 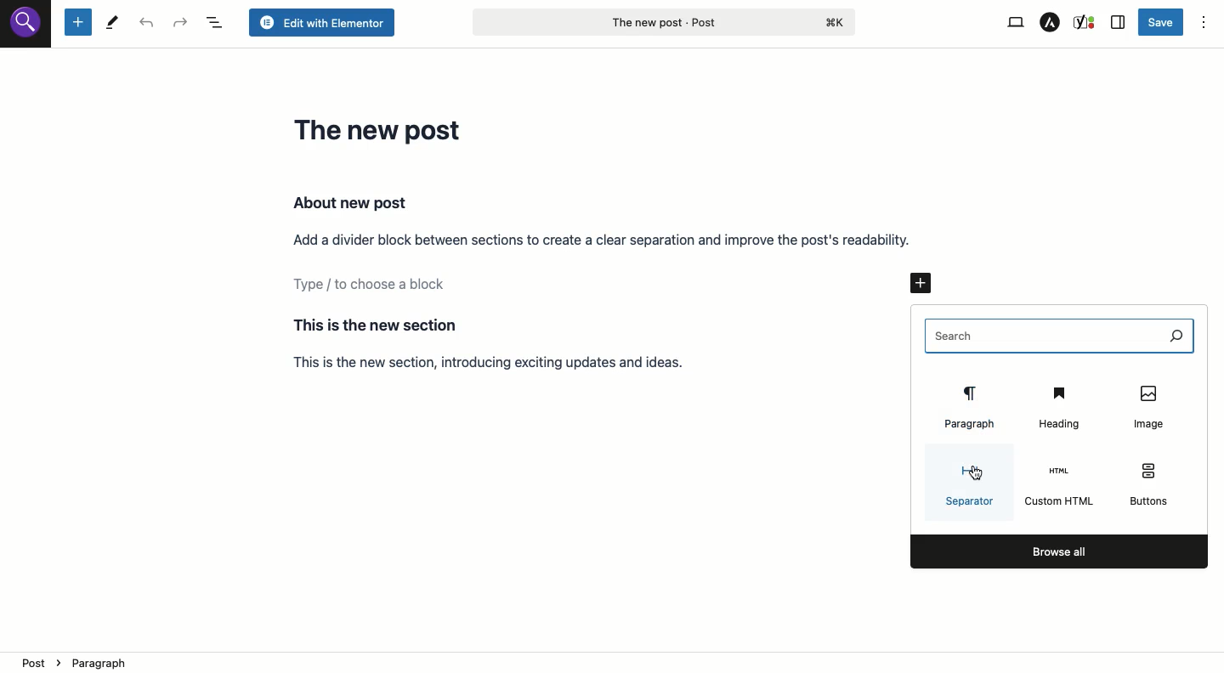 I want to click on Post, so click(x=663, y=21).